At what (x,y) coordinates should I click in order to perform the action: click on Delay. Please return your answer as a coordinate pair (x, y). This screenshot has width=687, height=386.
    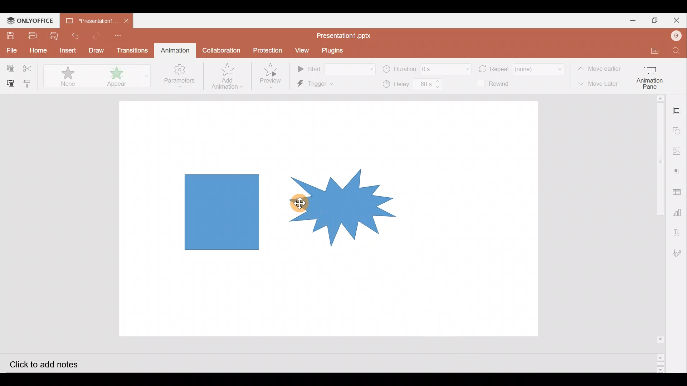
    Looking at the image, I should click on (410, 85).